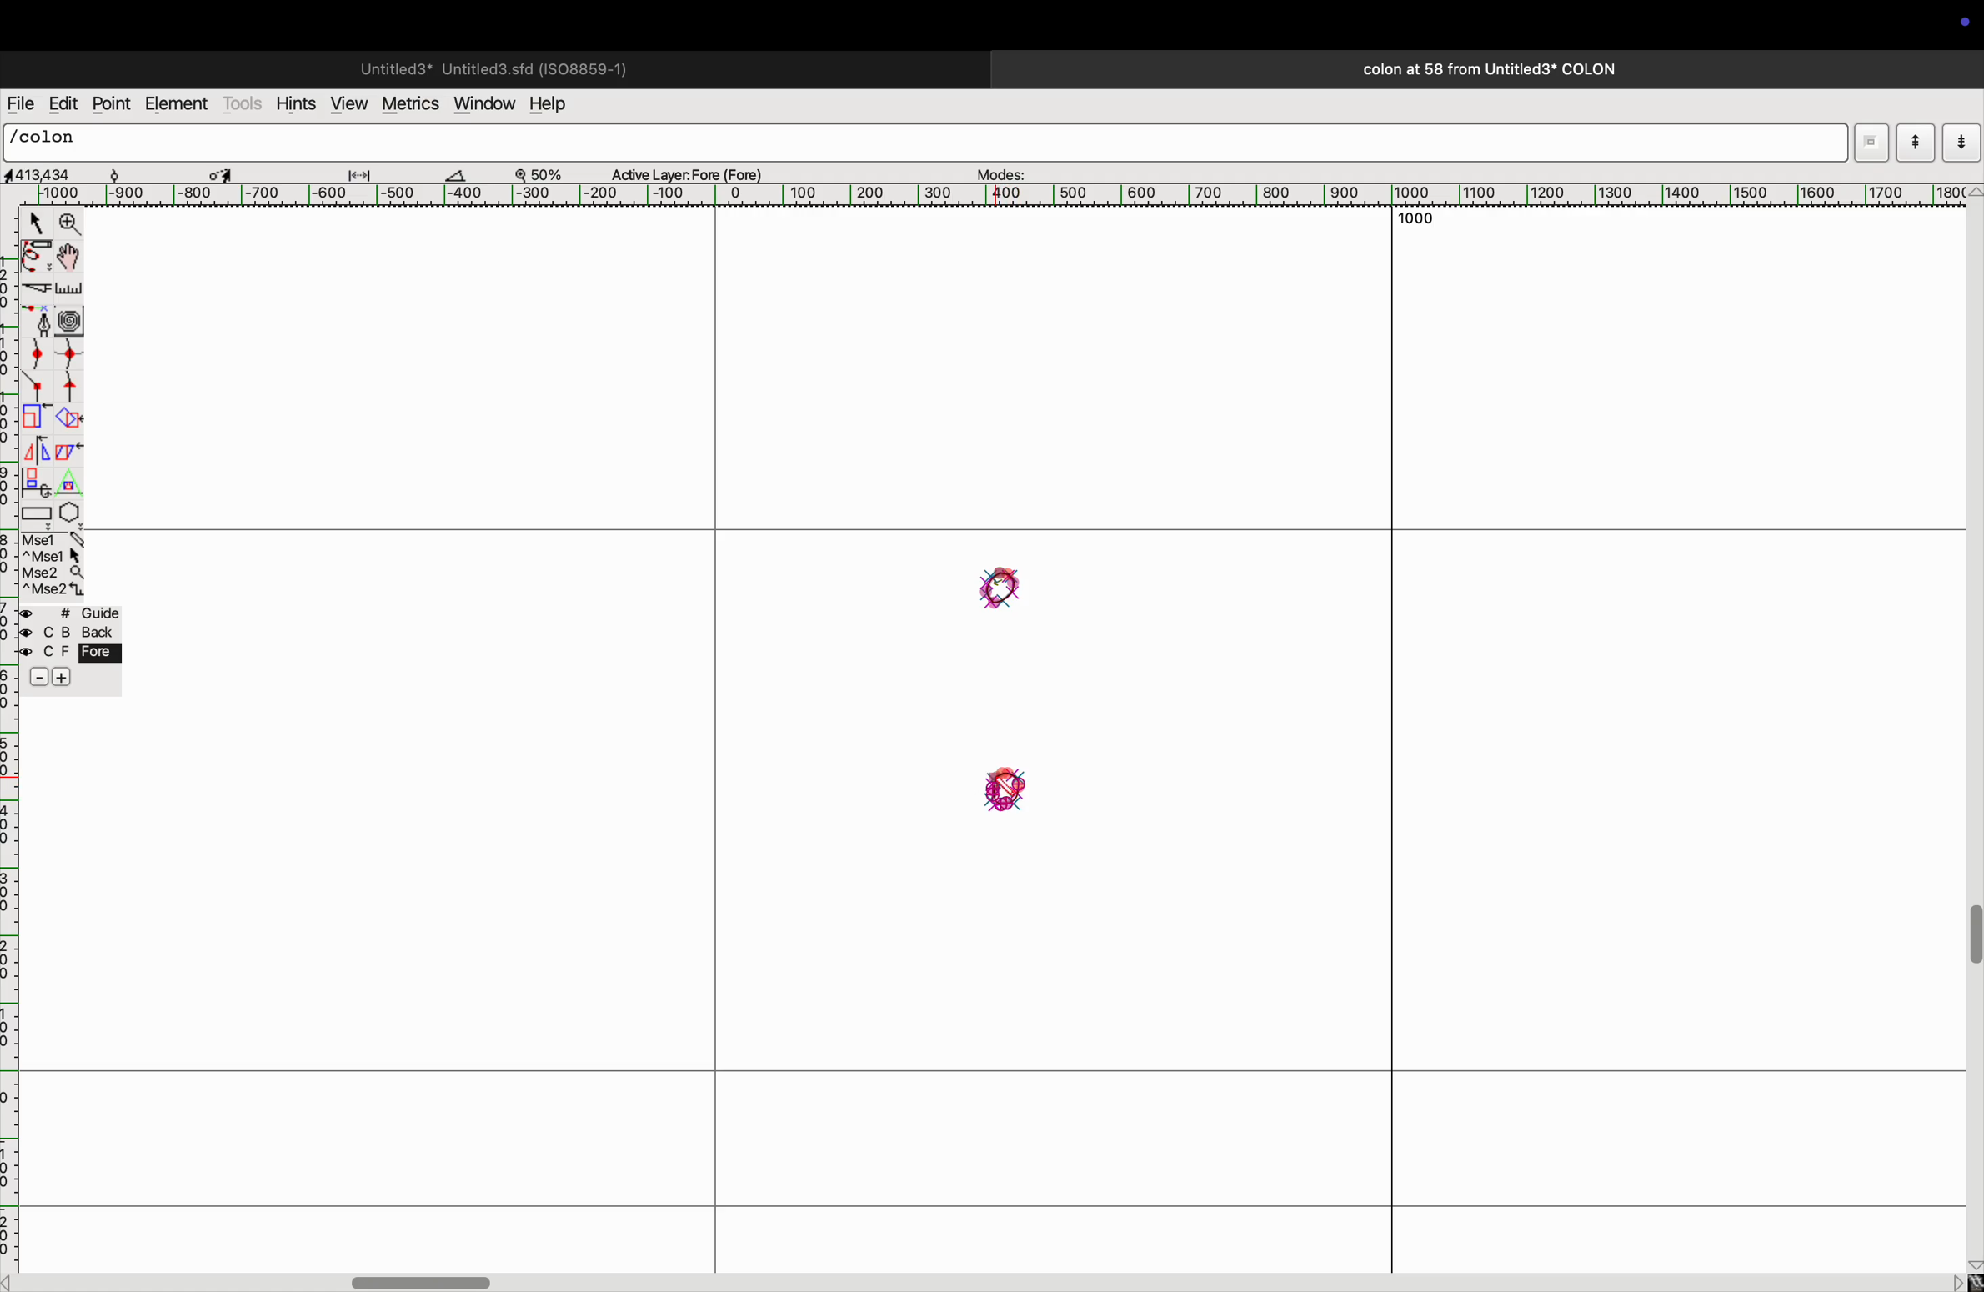 This screenshot has height=1292, width=1984. Describe the element at coordinates (37, 512) in the screenshot. I see `rectangle` at that location.